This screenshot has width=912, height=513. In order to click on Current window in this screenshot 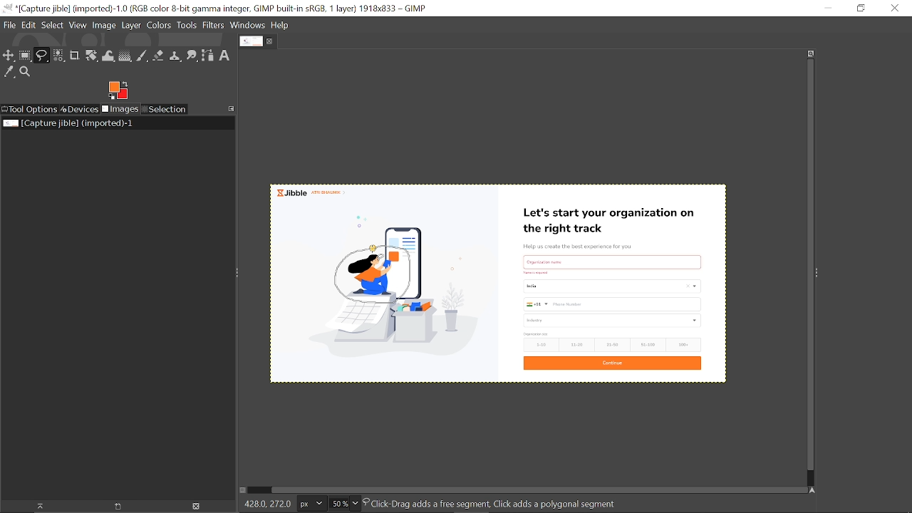, I will do `click(217, 9)`.